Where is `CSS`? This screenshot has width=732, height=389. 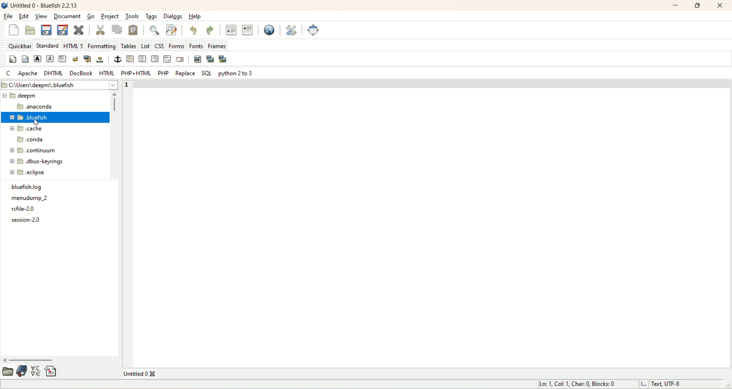 CSS is located at coordinates (160, 46).